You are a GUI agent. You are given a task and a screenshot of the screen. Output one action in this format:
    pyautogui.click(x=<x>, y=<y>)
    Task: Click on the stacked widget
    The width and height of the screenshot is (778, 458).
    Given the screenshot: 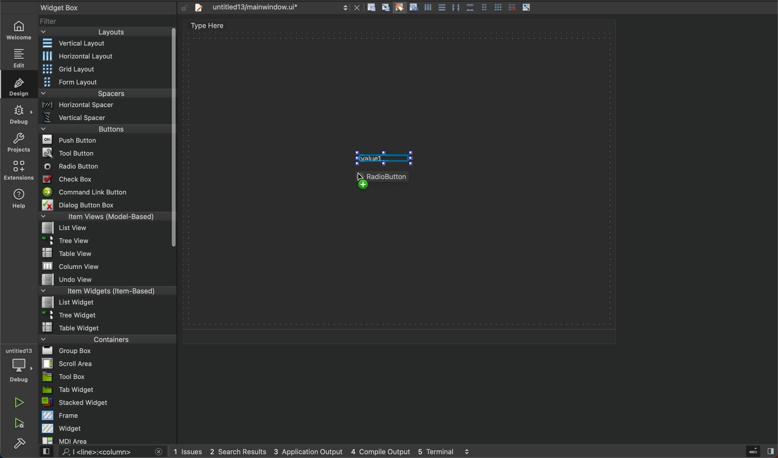 What is the action you would take?
    pyautogui.click(x=108, y=402)
    